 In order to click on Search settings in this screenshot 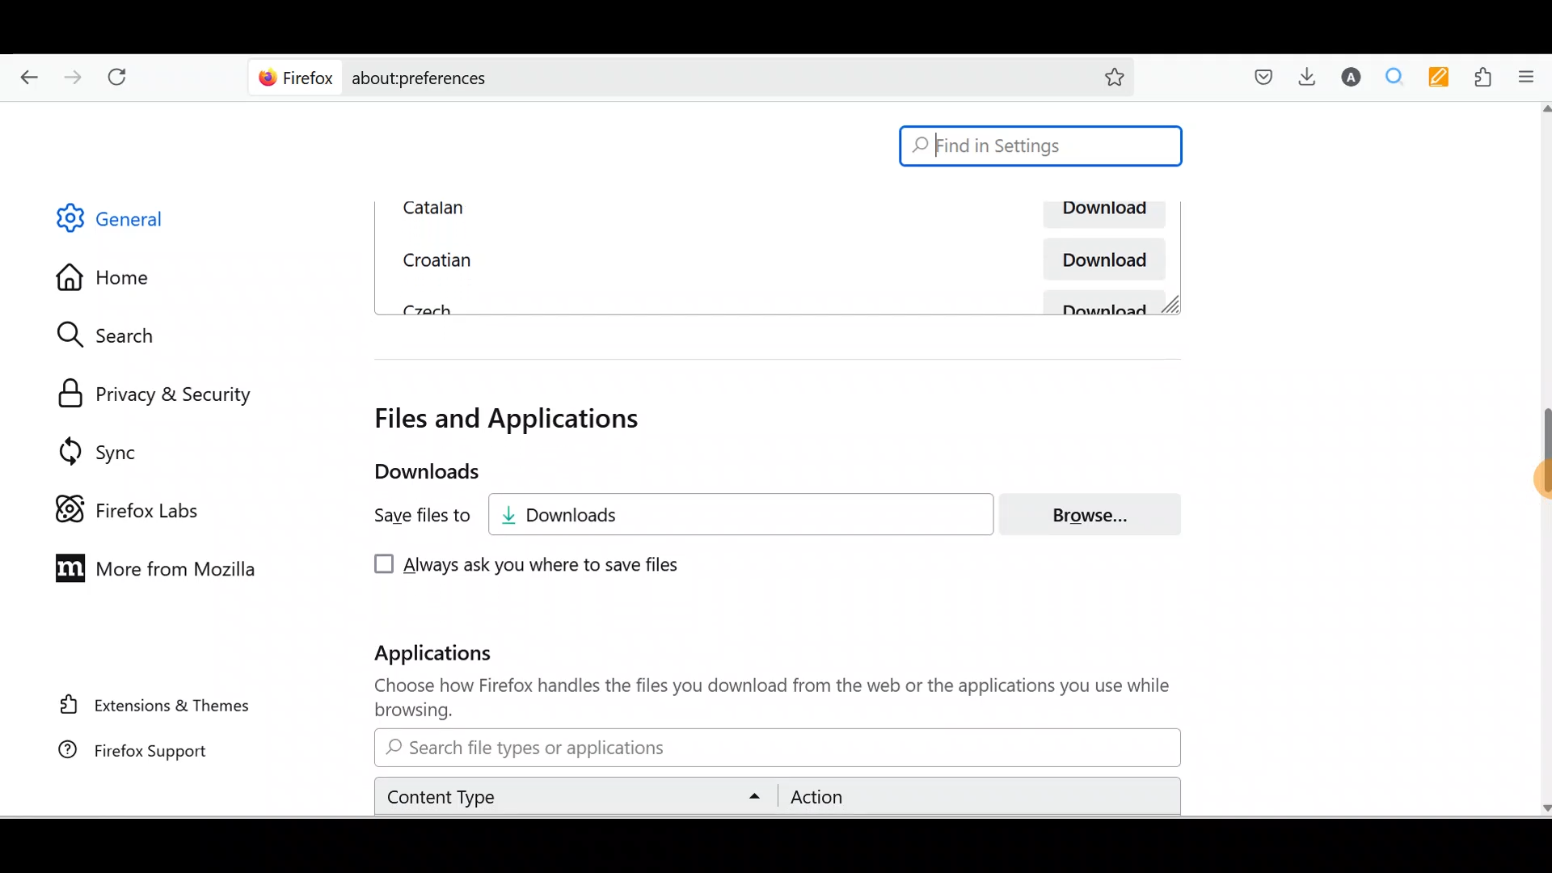, I will do `click(120, 335)`.